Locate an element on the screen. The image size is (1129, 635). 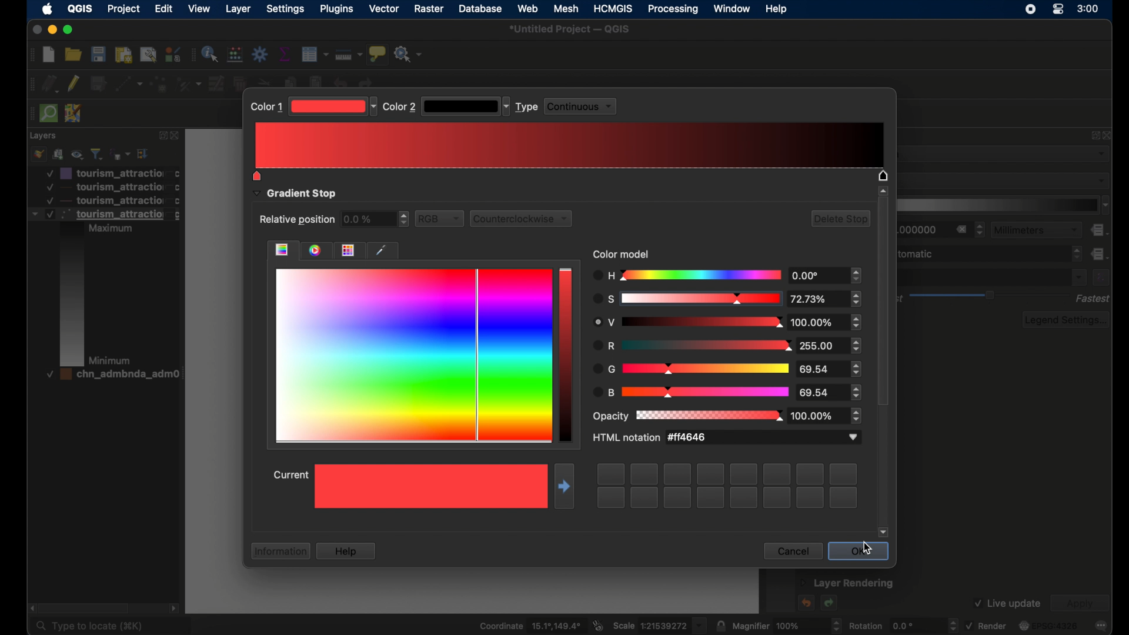
scroll box is located at coordinates (885, 305).